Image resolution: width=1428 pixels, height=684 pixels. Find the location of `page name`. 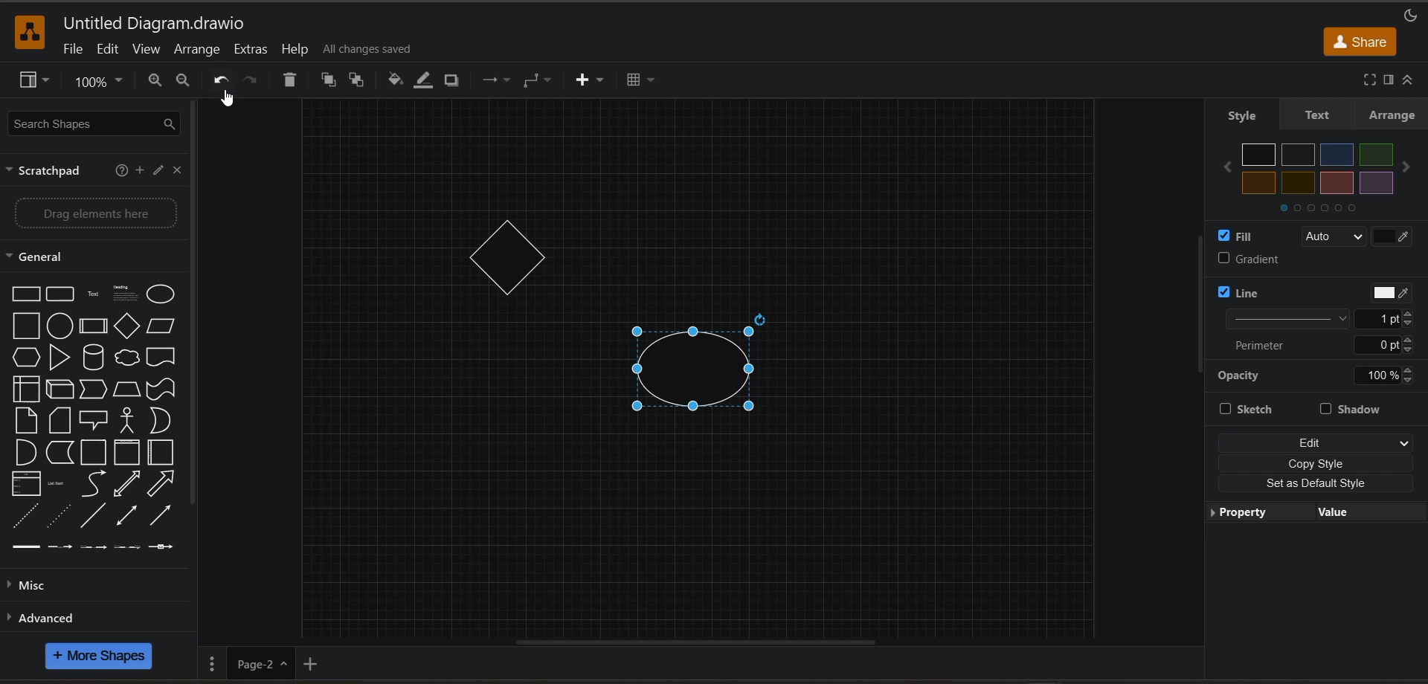

page name is located at coordinates (262, 663).